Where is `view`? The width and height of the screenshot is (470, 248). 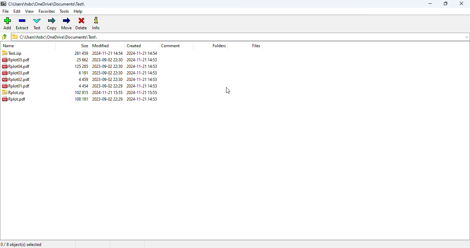
view is located at coordinates (30, 11).